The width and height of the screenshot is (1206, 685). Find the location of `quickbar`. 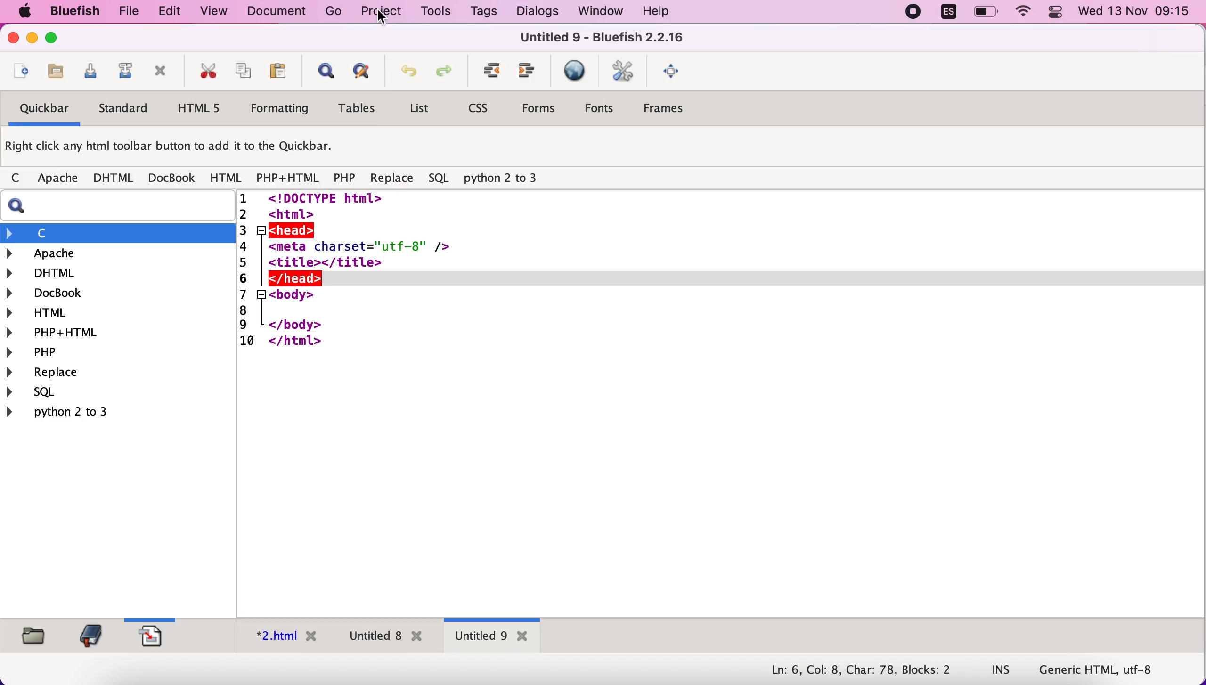

quickbar is located at coordinates (41, 111).